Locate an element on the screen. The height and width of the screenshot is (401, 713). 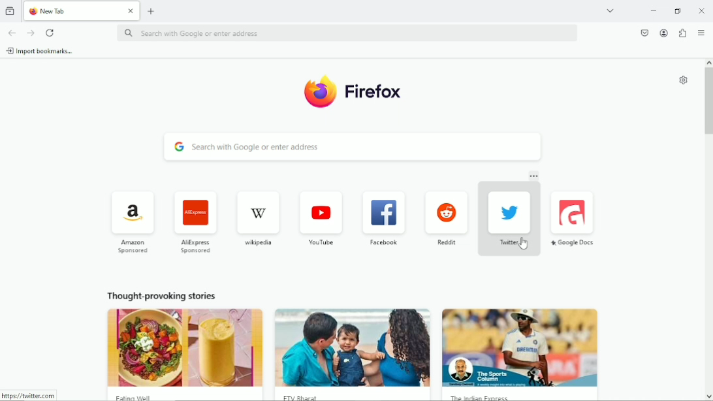
search with Google or enter address is located at coordinates (346, 34).